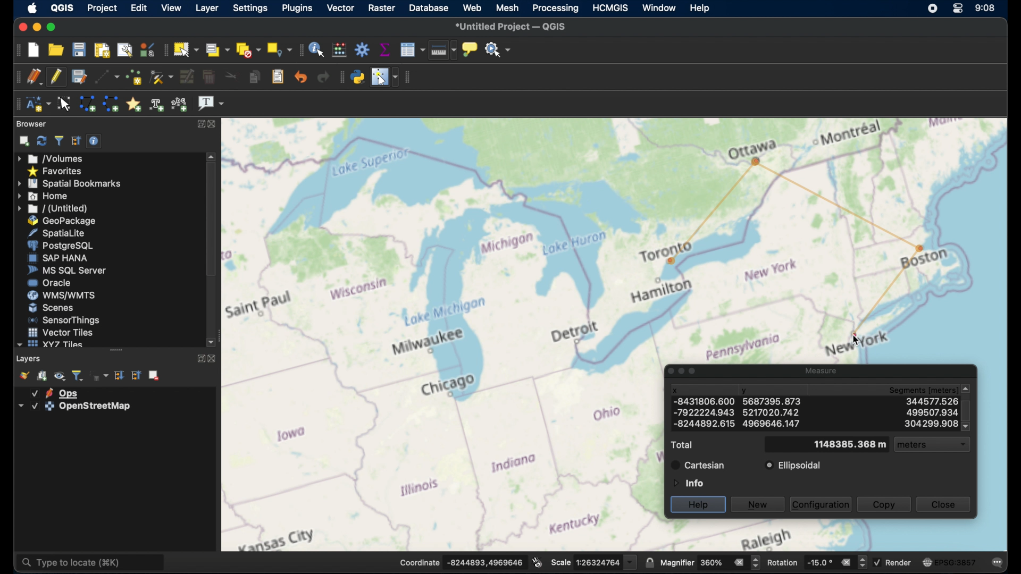  What do you see at coordinates (36, 27) in the screenshot?
I see `minimize` at bounding box center [36, 27].